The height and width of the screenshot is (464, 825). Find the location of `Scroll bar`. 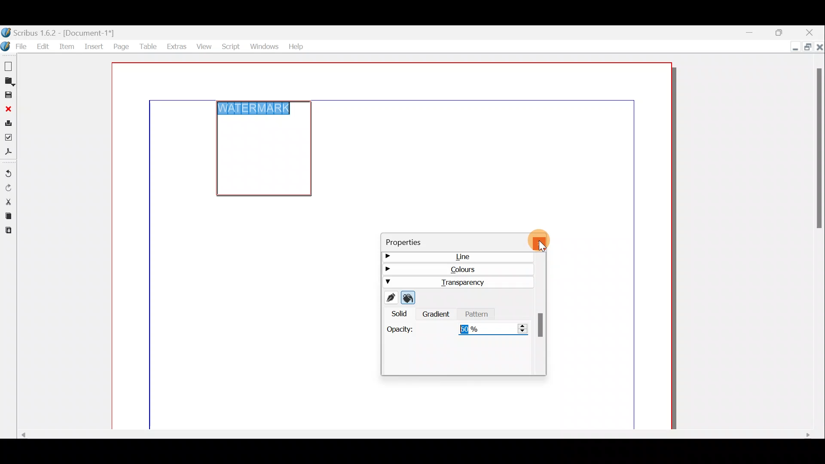

Scroll bar is located at coordinates (819, 243).